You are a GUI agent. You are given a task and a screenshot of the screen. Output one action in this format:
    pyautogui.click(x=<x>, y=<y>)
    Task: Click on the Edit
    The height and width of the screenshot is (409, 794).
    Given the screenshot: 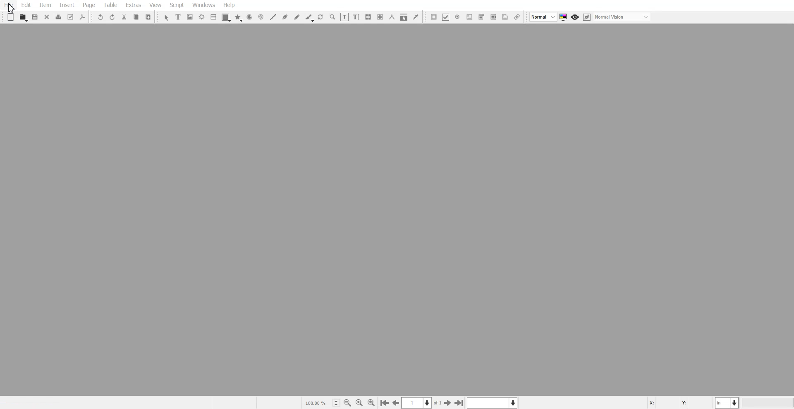 What is the action you would take?
    pyautogui.click(x=26, y=5)
    